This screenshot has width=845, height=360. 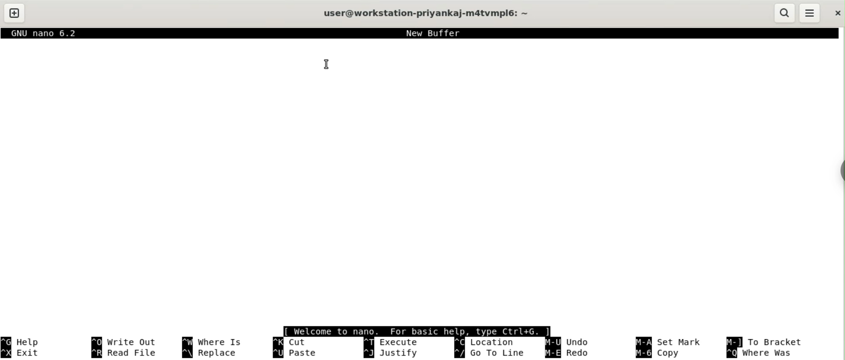 What do you see at coordinates (415, 331) in the screenshot?
I see `Welcome to nano. For basic help. tvpe Ctrl+G. ` at bounding box center [415, 331].